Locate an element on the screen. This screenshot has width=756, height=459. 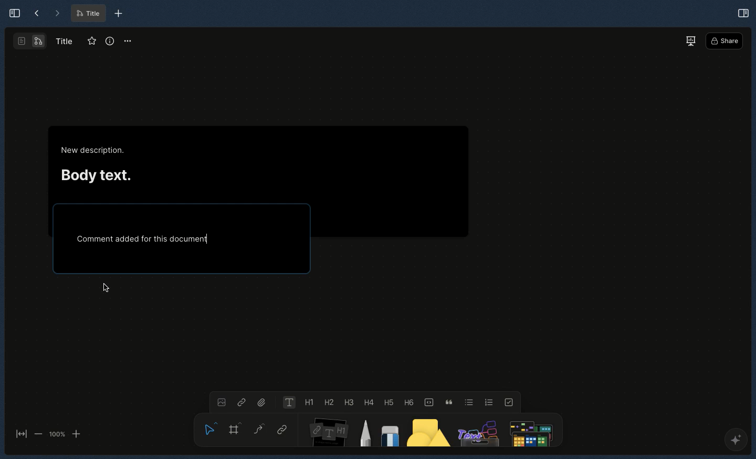
New description. is located at coordinates (94, 151).